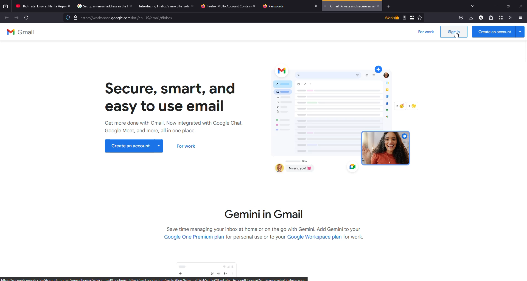 The width and height of the screenshot is (527, 281). Describe the element at coordinates (347, 6) in the screenshot. I see `Gmail: Private and secure ` at that location.